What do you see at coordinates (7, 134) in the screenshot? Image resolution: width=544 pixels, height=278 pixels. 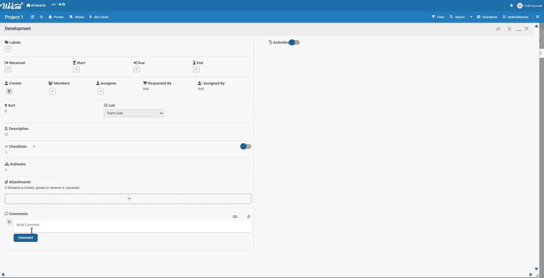 I see `edit` at bounding box center [7, 134].